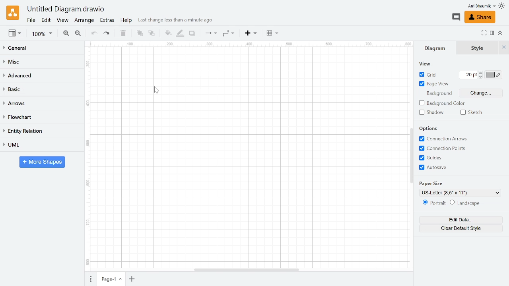 This screenshot has width=509, height=286. What do you see at coordinates (434, 84) in the screenshot?
I see `page view` at bounding box center [434, 84].